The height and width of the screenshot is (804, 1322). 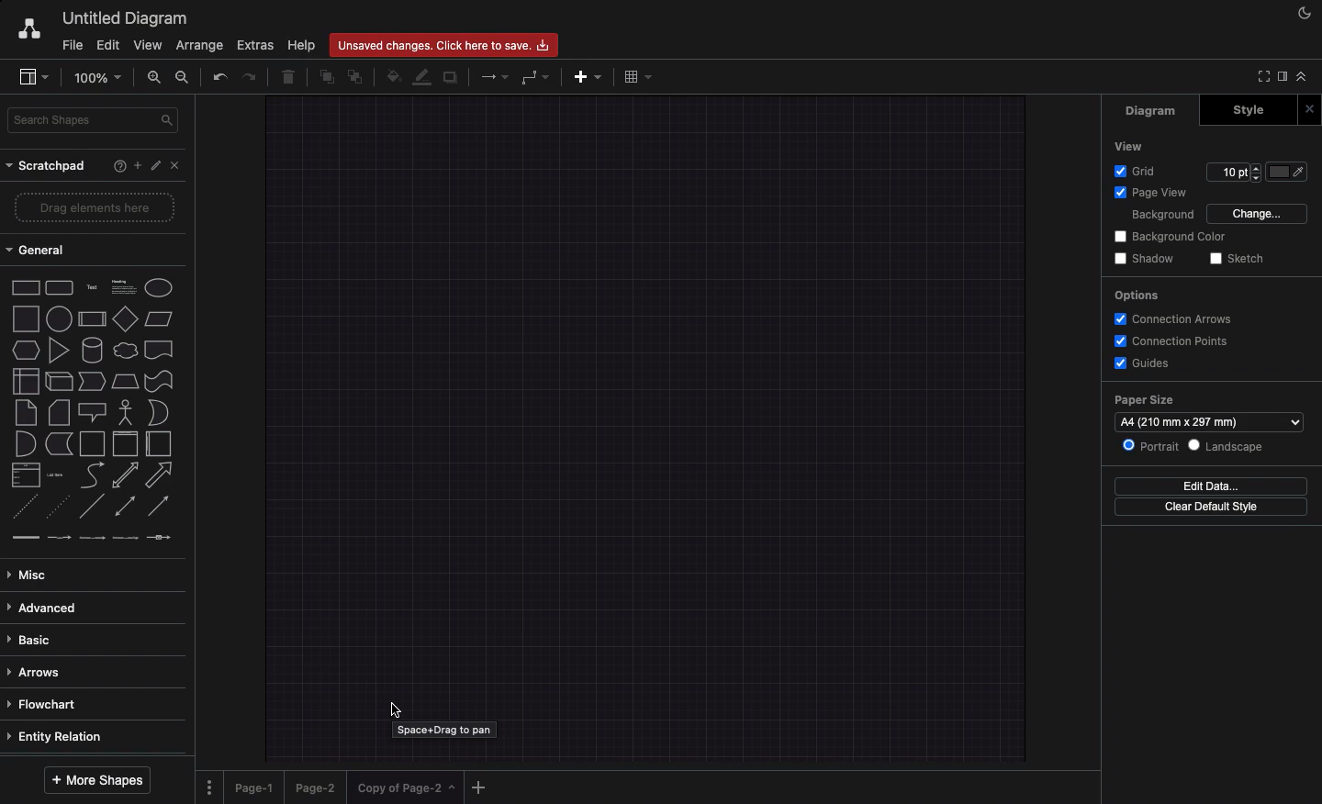 What do you see at coordinates (320, 788) in the screenshot?
I see `Page 2` at bounding box center [320, 788].